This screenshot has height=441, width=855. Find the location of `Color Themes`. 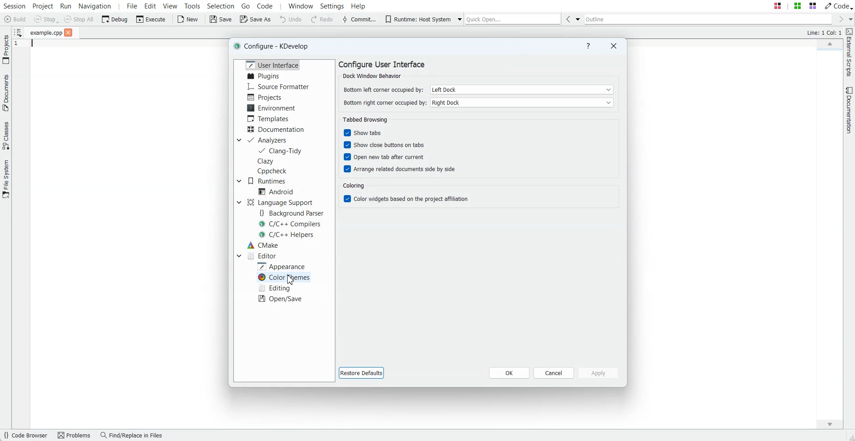

Color Themes is located at coordinates (285, 277).